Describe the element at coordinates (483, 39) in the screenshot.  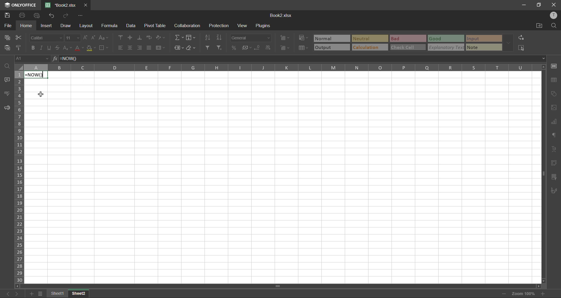
I see `input` at that location.